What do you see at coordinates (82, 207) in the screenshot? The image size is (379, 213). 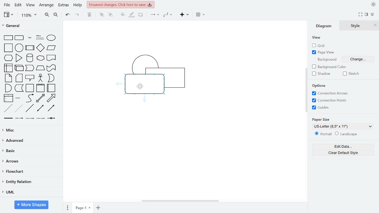 I see `current page` at bounding box center [82, 207].